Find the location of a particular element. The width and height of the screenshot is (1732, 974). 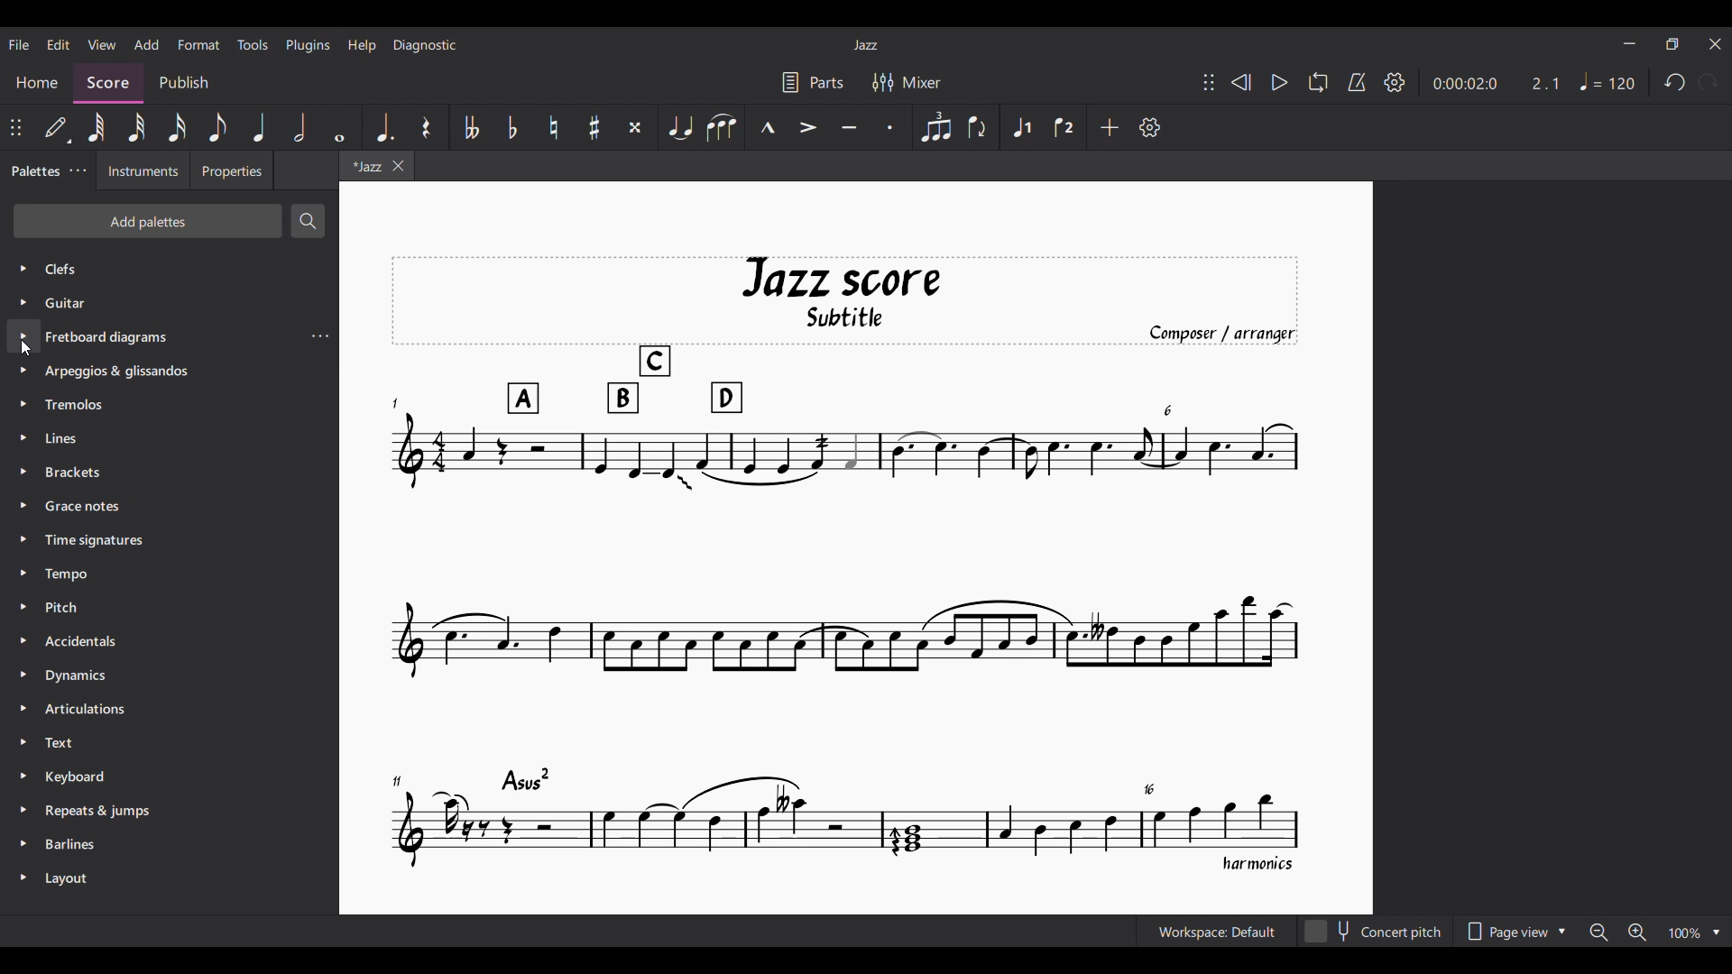

Text is located at coordinates (69, 744).